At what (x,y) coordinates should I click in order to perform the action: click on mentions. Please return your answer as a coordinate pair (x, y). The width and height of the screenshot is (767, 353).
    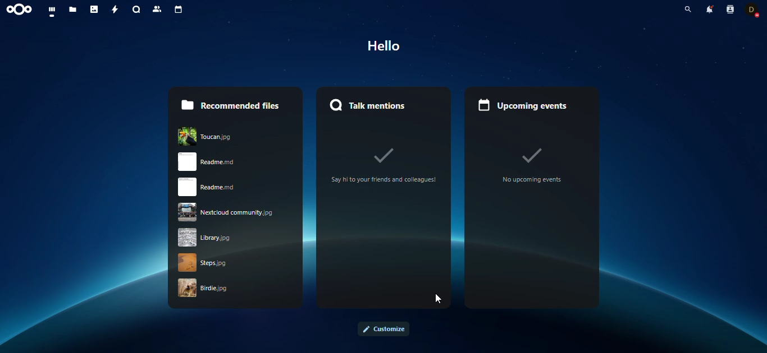
    Looking at the image, I should click on (377, 104).